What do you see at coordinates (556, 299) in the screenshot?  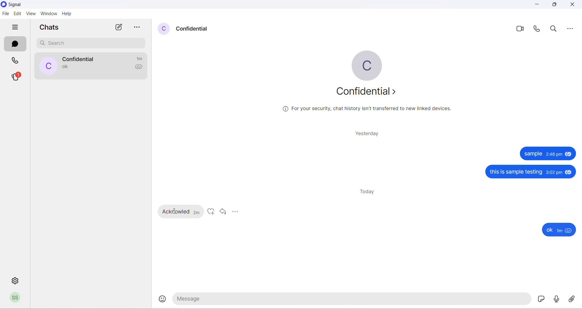 I see `voice mail` at bounding box center [556, 299].